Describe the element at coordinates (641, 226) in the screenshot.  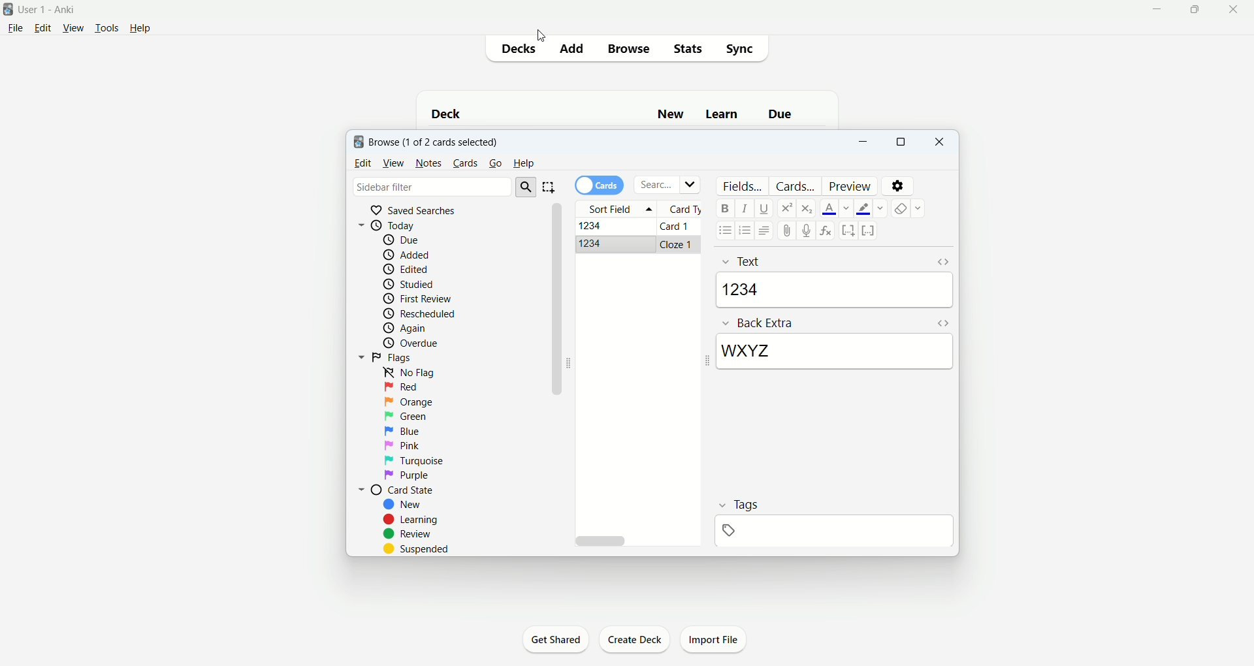
I see `Basic card` at that location.